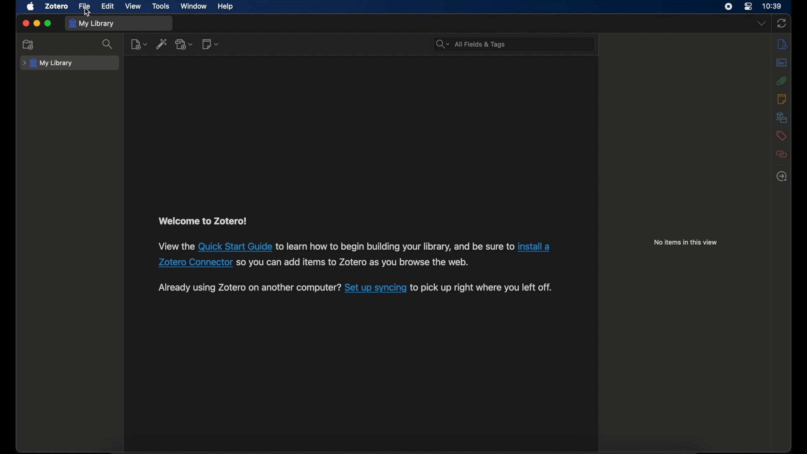 The width and height of the screenshot is (807, 454). What do you see at coordinates (782, 45) in the screenshot?
I see `info` at bounding box center [782, 45].